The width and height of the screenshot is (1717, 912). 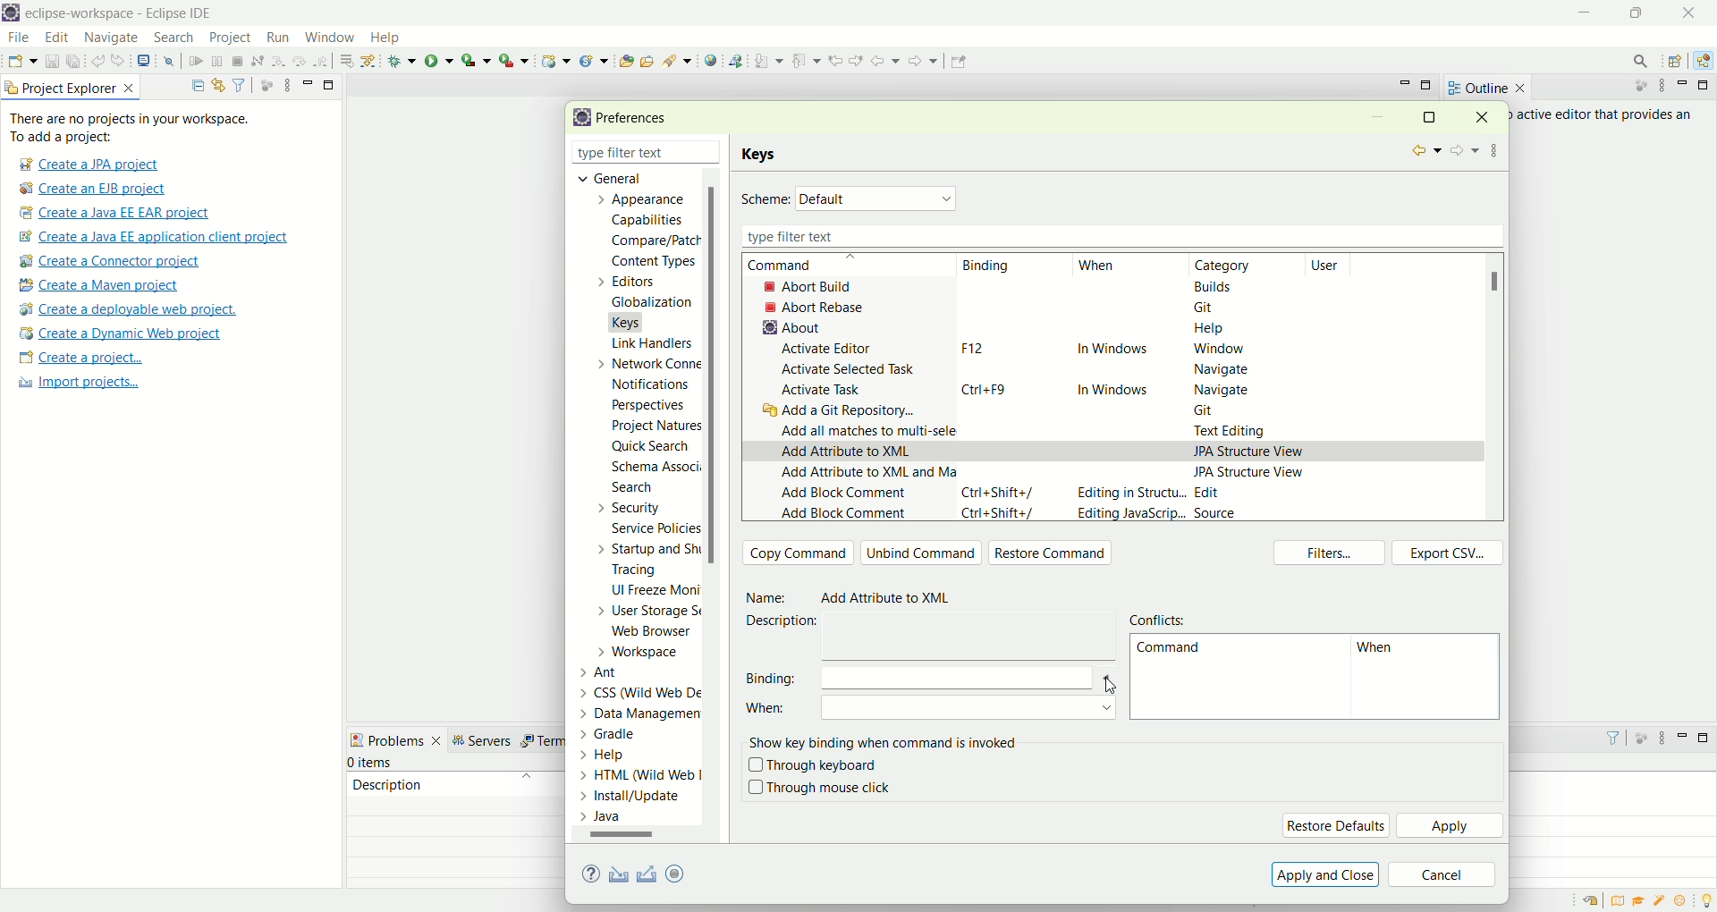 I want to click on perspectives, so click(x=646, y=405).